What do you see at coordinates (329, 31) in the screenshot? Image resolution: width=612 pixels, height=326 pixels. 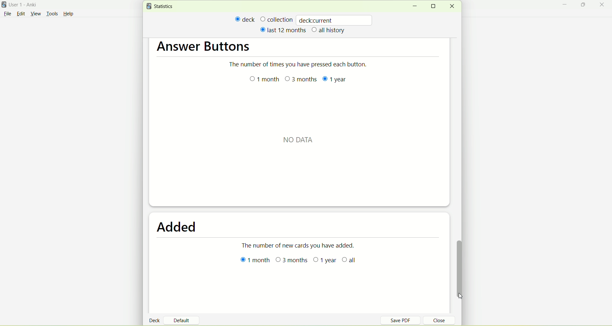 I see `all history` at bounding box center [329, 31].